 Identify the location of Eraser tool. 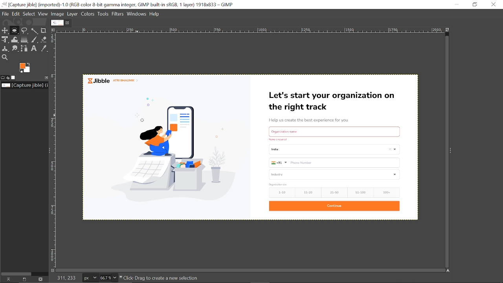
(45, 39).